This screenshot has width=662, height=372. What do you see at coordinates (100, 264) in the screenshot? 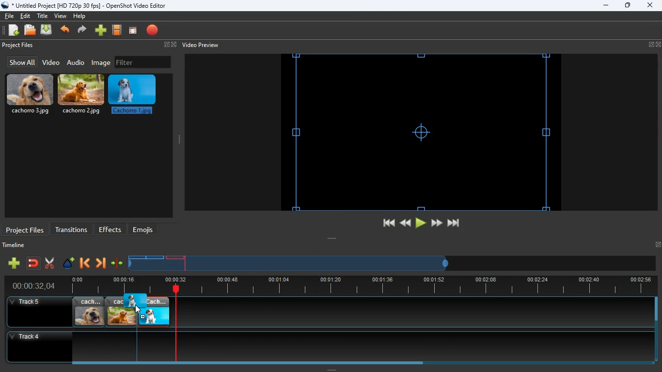
I see `forward` at bounding box center [100, 264].